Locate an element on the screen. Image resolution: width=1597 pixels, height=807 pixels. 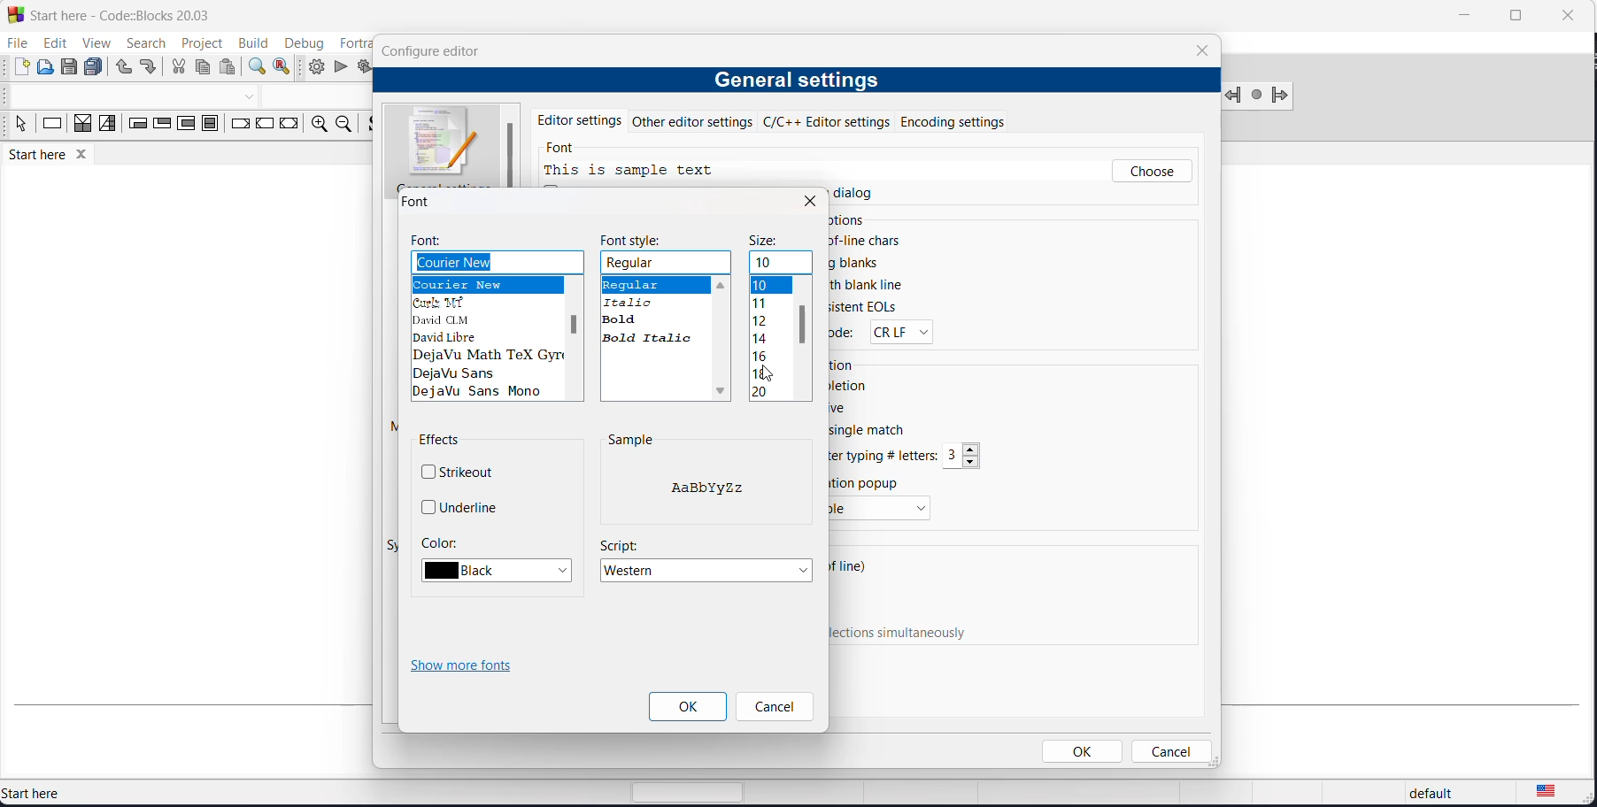
Popup is located at coordinates (869, 482).